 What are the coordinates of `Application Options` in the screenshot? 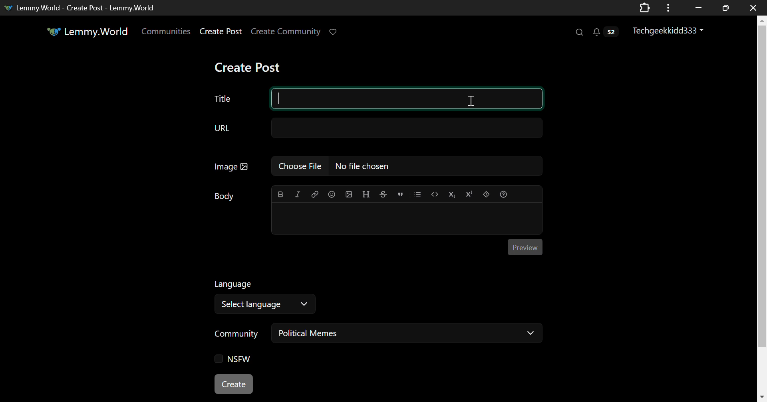 It's located at (668, 7).